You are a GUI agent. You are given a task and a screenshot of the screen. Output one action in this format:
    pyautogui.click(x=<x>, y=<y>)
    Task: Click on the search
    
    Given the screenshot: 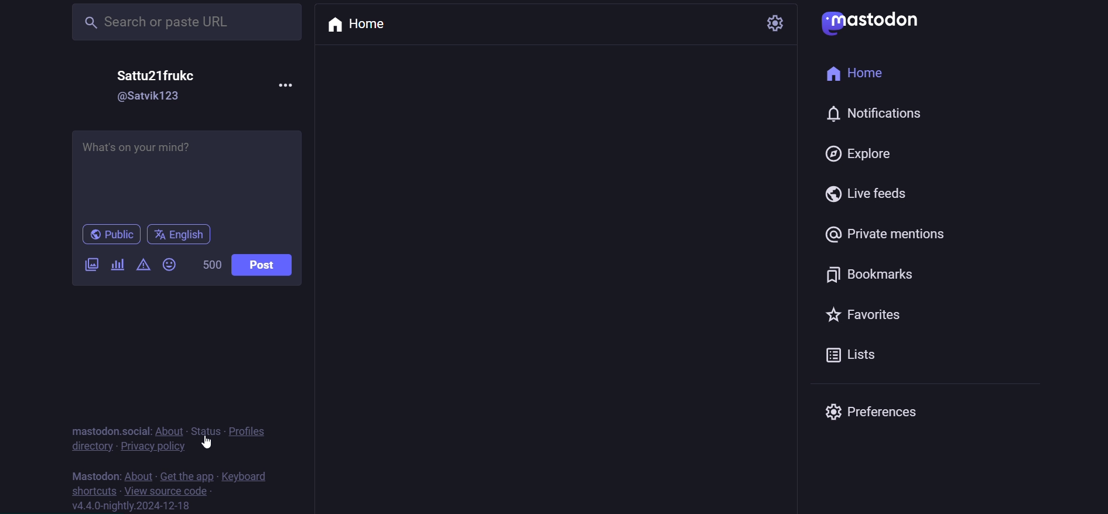 What is the action you would take?
    pyautogui.click(x=183, y=22)
    